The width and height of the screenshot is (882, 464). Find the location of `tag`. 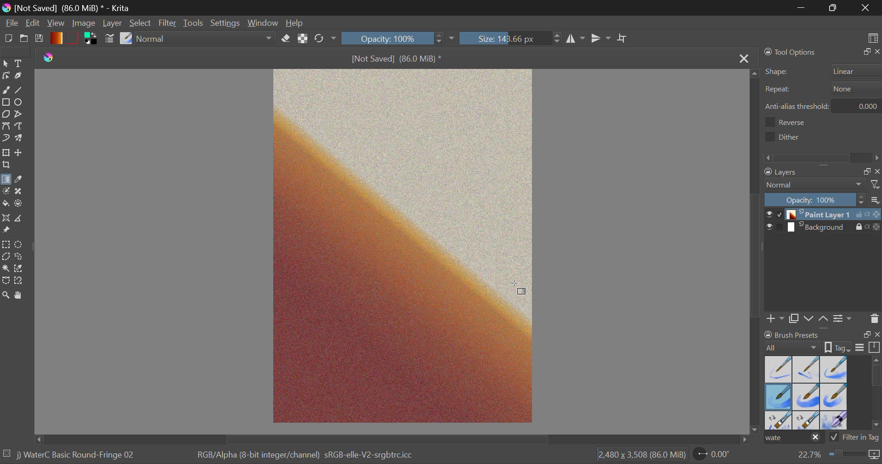

tag is located at coordinates (876, 438).